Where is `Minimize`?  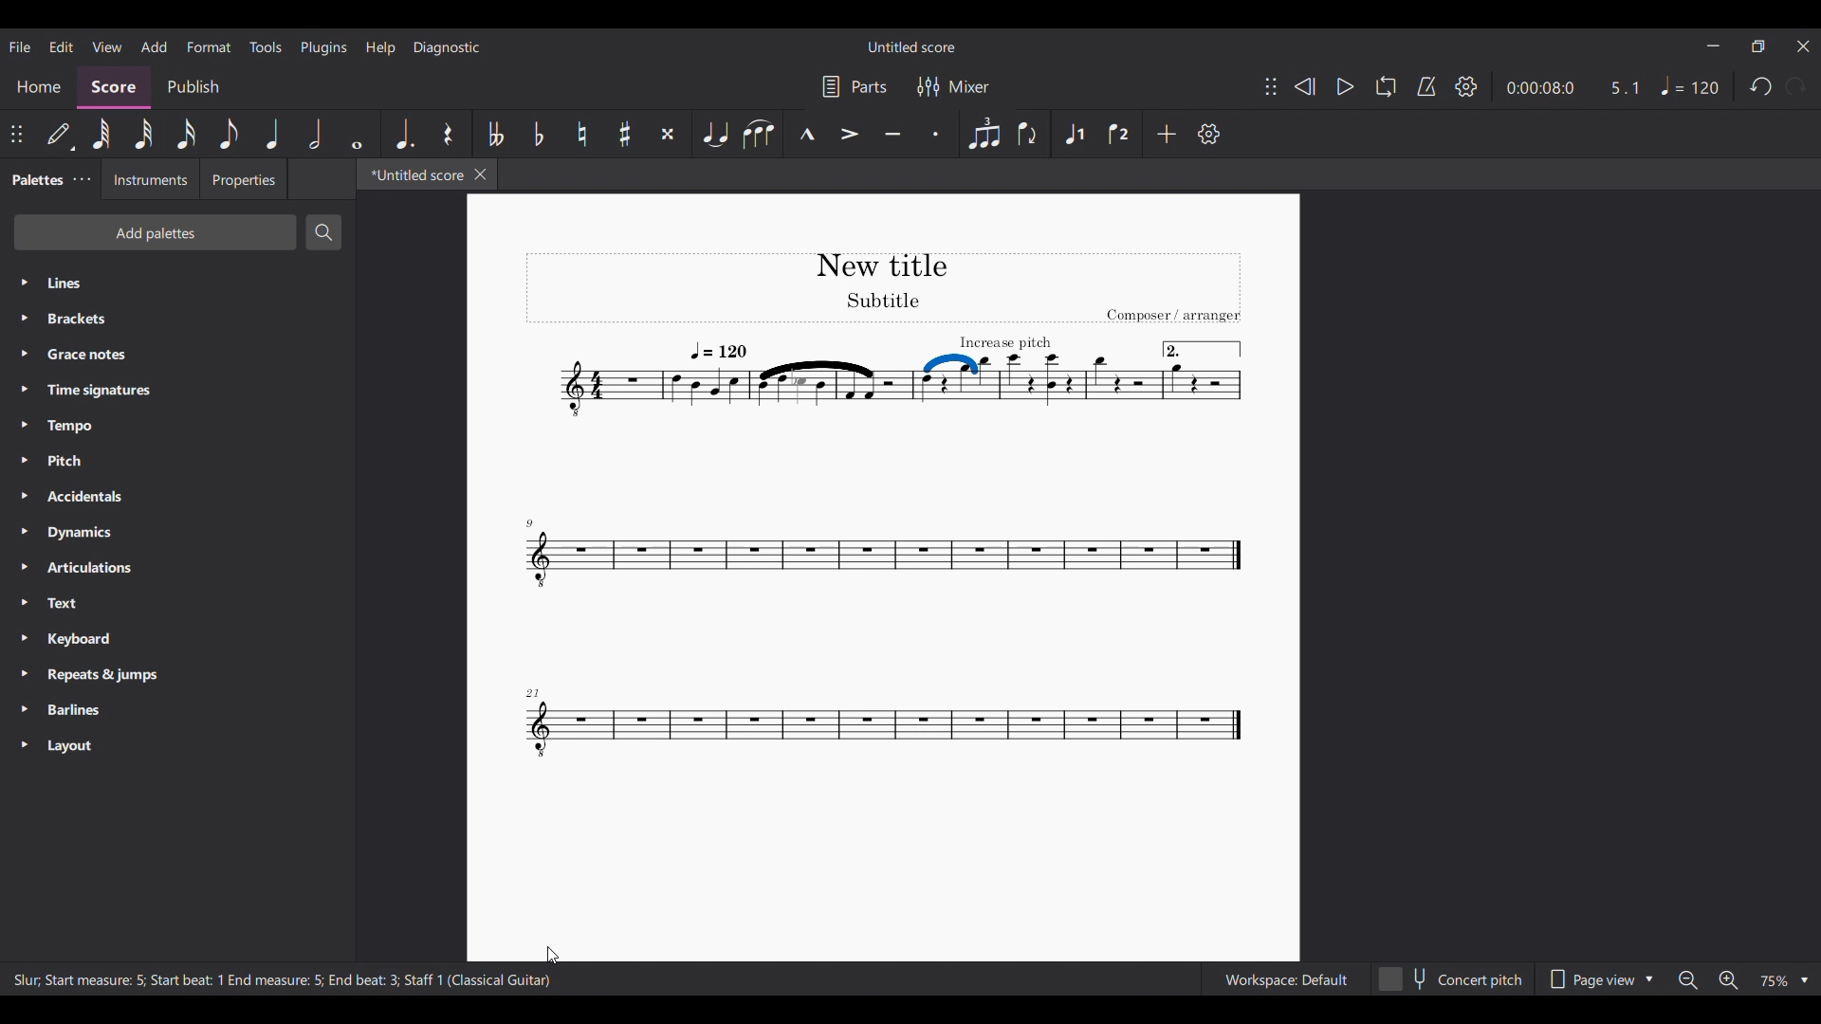
Minimize is located at coordinates (1713, 46).